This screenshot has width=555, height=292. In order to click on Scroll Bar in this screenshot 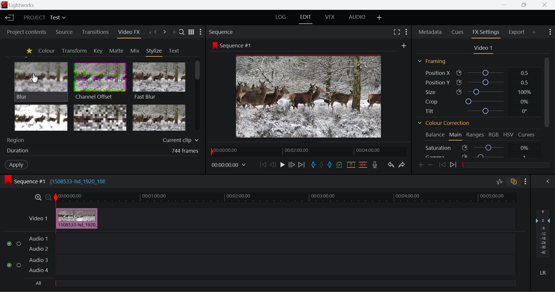, I will do `click(197, 96)`.